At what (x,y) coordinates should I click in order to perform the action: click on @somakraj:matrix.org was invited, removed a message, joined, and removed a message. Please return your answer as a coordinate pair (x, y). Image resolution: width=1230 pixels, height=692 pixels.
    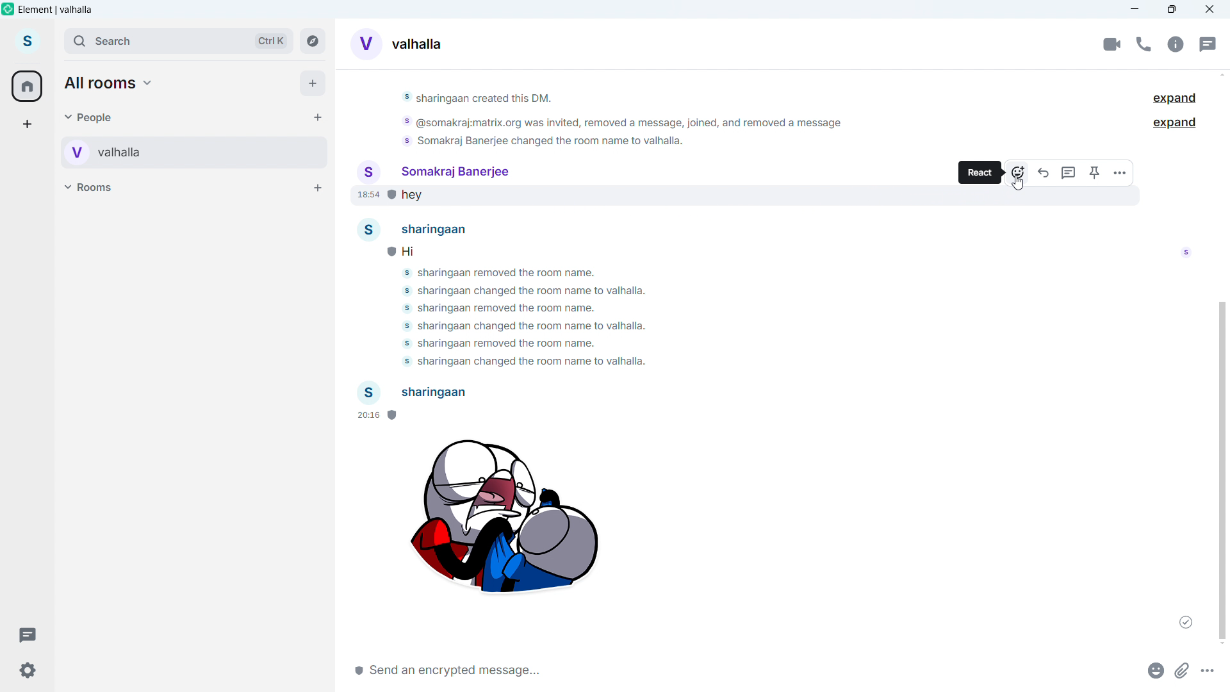
    Looking at the image, I should click on (621, 124).